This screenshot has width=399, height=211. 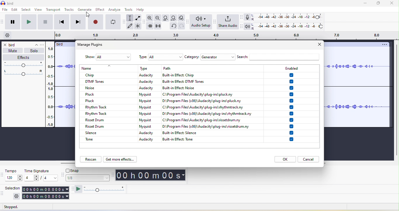 I want to click on path, so click(x=211, y=68).